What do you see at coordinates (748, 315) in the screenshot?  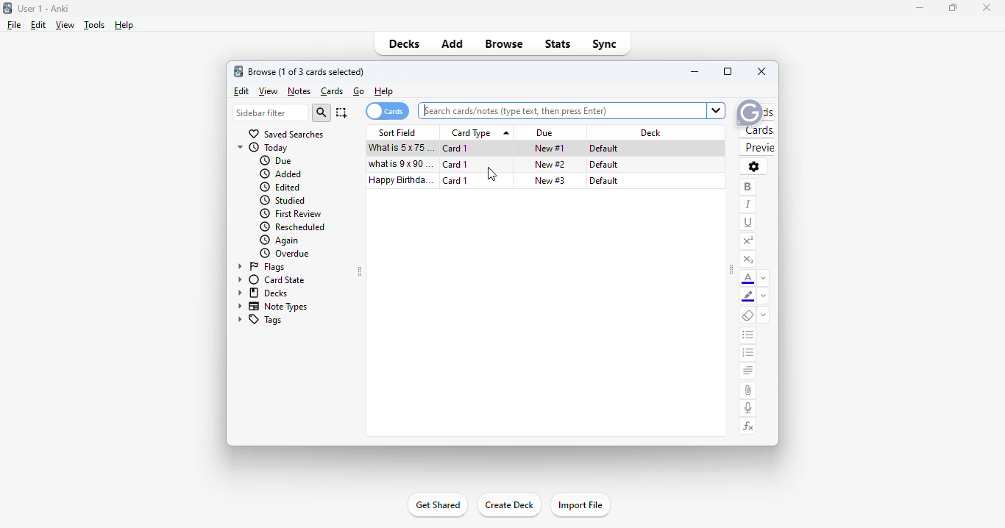 I see `remove formatting` at bounding box center [748, 315].